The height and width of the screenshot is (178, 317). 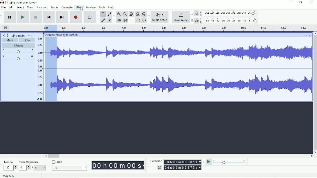 What do you see at coordinates (230, 162) in the screenshot?
I see `Playback speed` at bounding box center [230, 162].